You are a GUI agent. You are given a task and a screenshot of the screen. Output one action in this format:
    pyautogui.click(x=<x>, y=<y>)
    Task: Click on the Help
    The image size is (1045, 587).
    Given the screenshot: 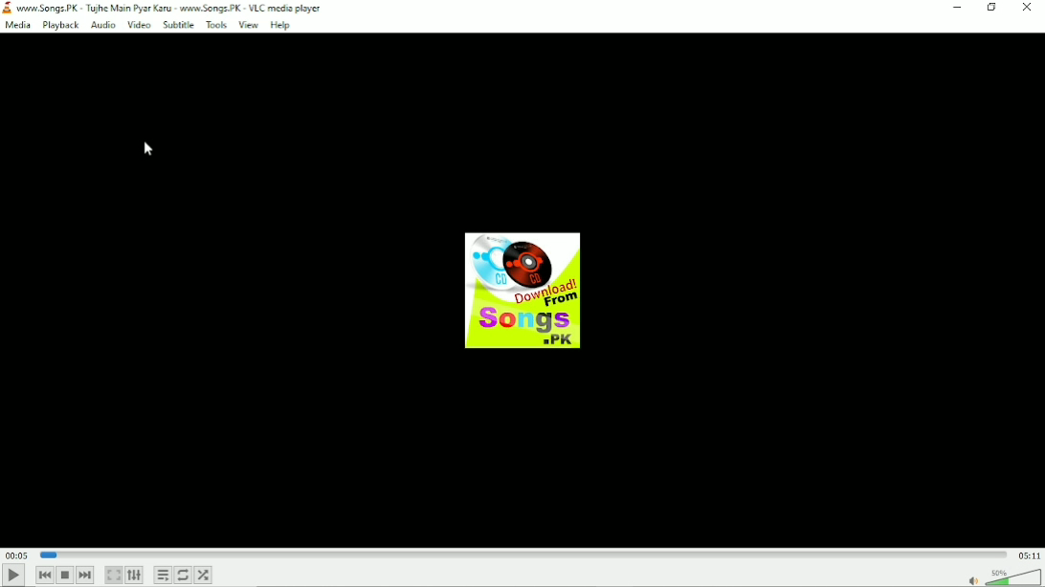 What is the action you would take?
    pyautogui.click(x=281, y=25)
    